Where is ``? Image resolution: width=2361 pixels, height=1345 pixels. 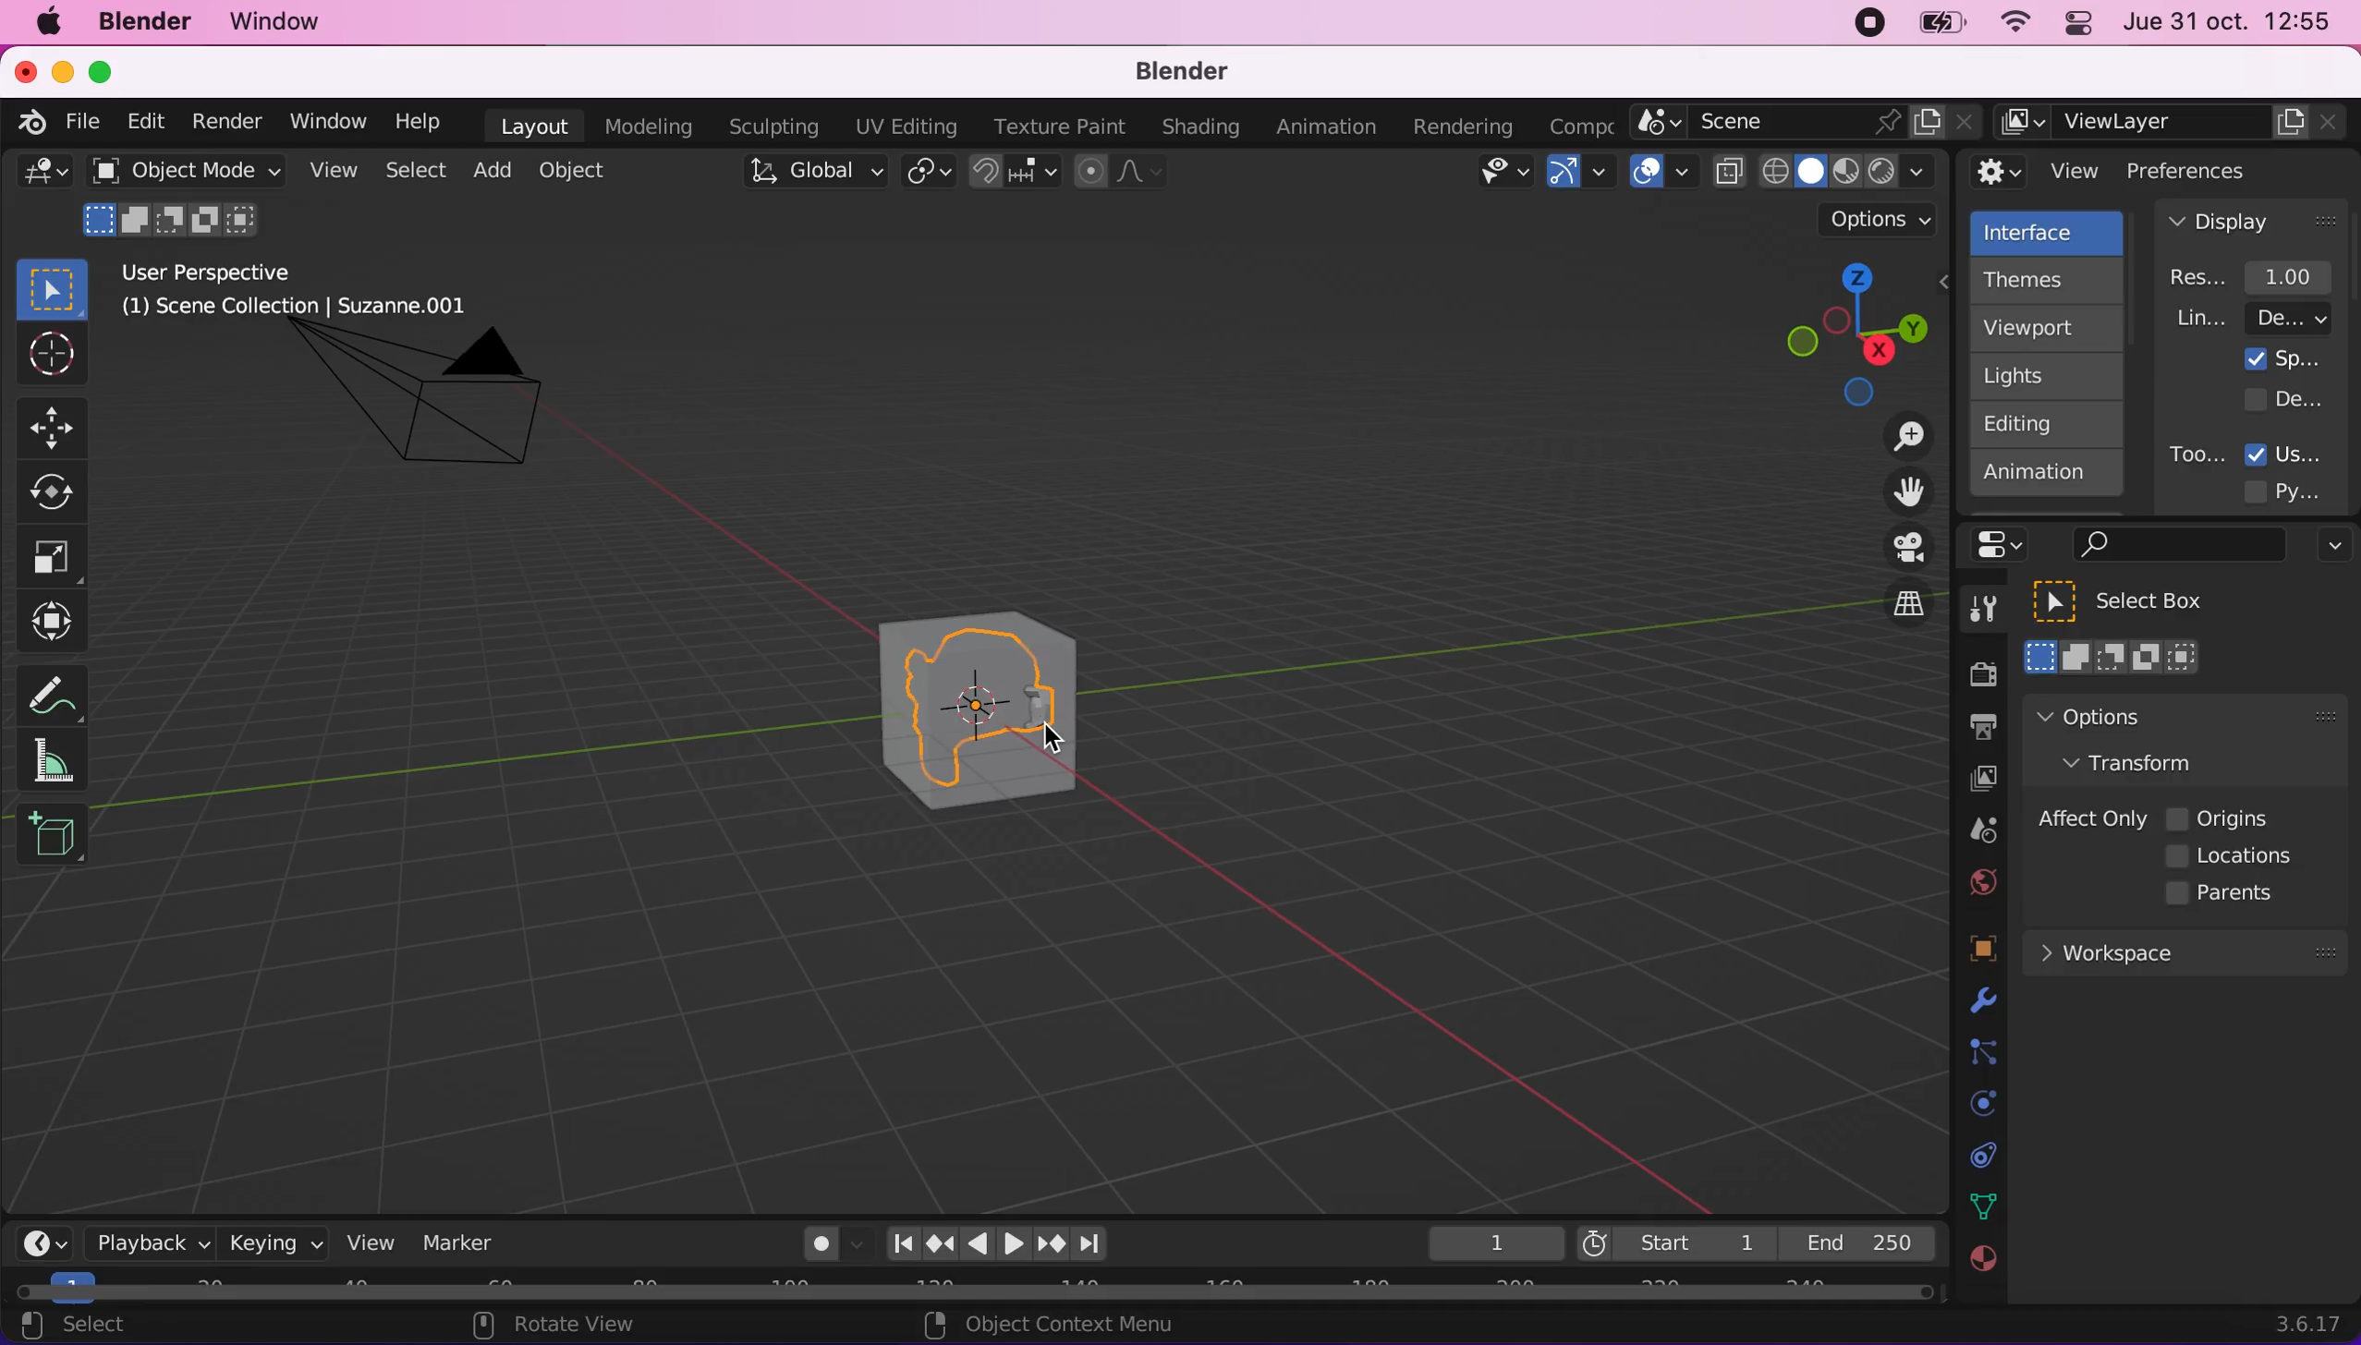  is located at coordinates (62, 493).